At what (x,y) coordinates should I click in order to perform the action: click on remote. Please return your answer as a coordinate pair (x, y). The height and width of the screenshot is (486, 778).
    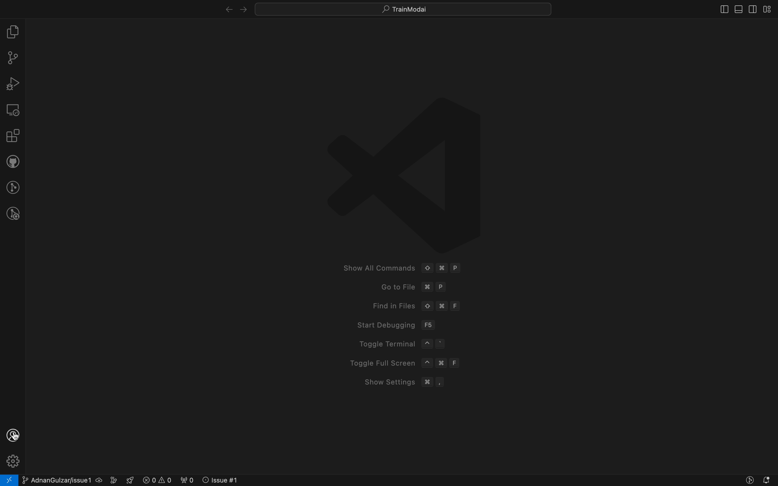
    Looking at the image, I should click on (13, 110).